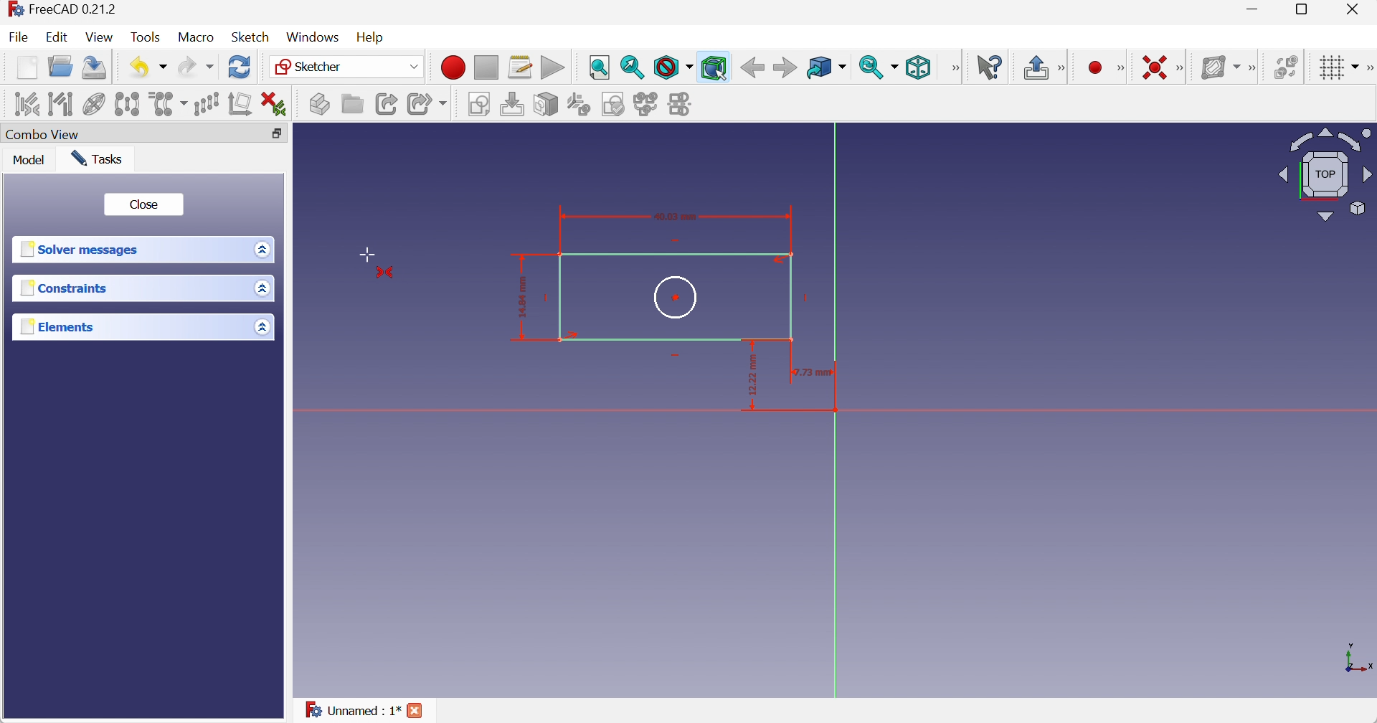 This screenshot has width=1377, height=723. What do you see at coordinates (67, 287) in the screenshot?
I see `Constraints` at bounding box center [67, 287].